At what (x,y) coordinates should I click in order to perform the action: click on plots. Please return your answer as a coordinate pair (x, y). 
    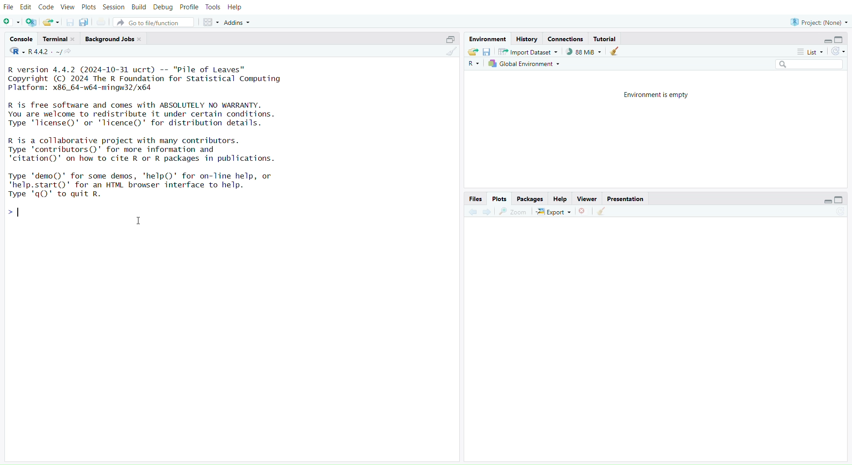
    Looking at the image, I should click on (499, 198).